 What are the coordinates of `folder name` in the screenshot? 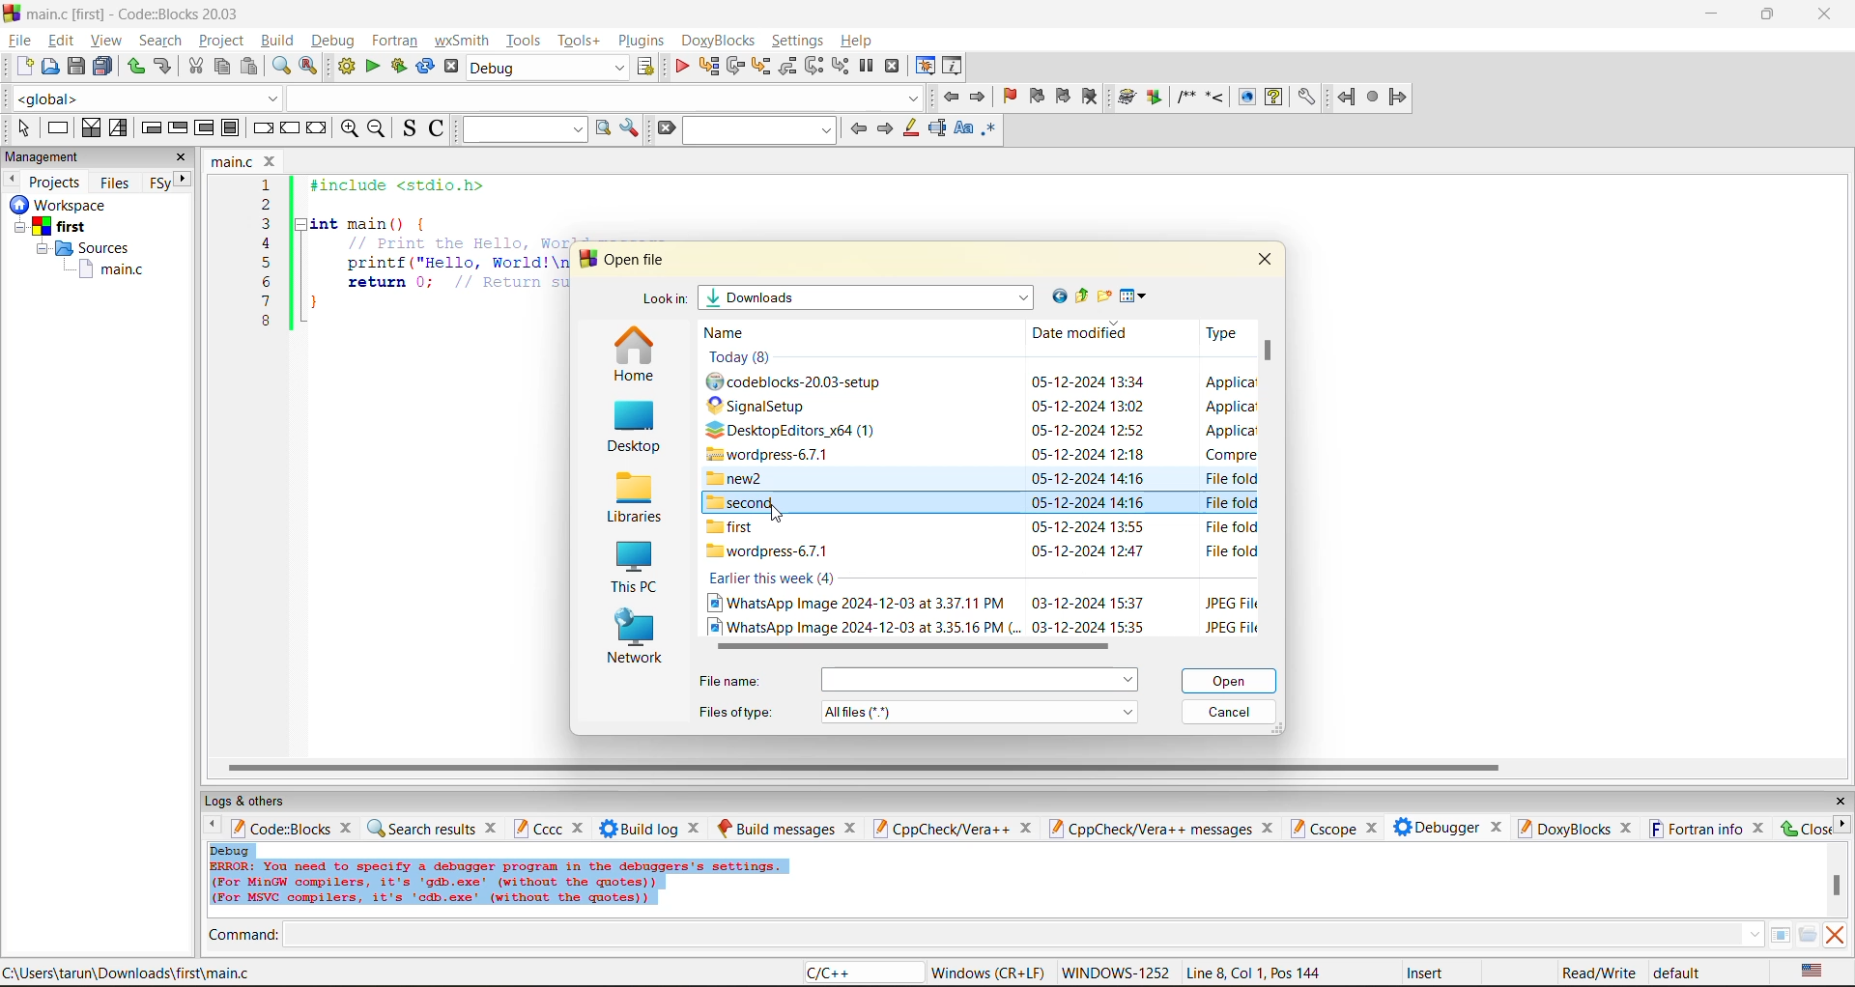 It's located at (869, 297).